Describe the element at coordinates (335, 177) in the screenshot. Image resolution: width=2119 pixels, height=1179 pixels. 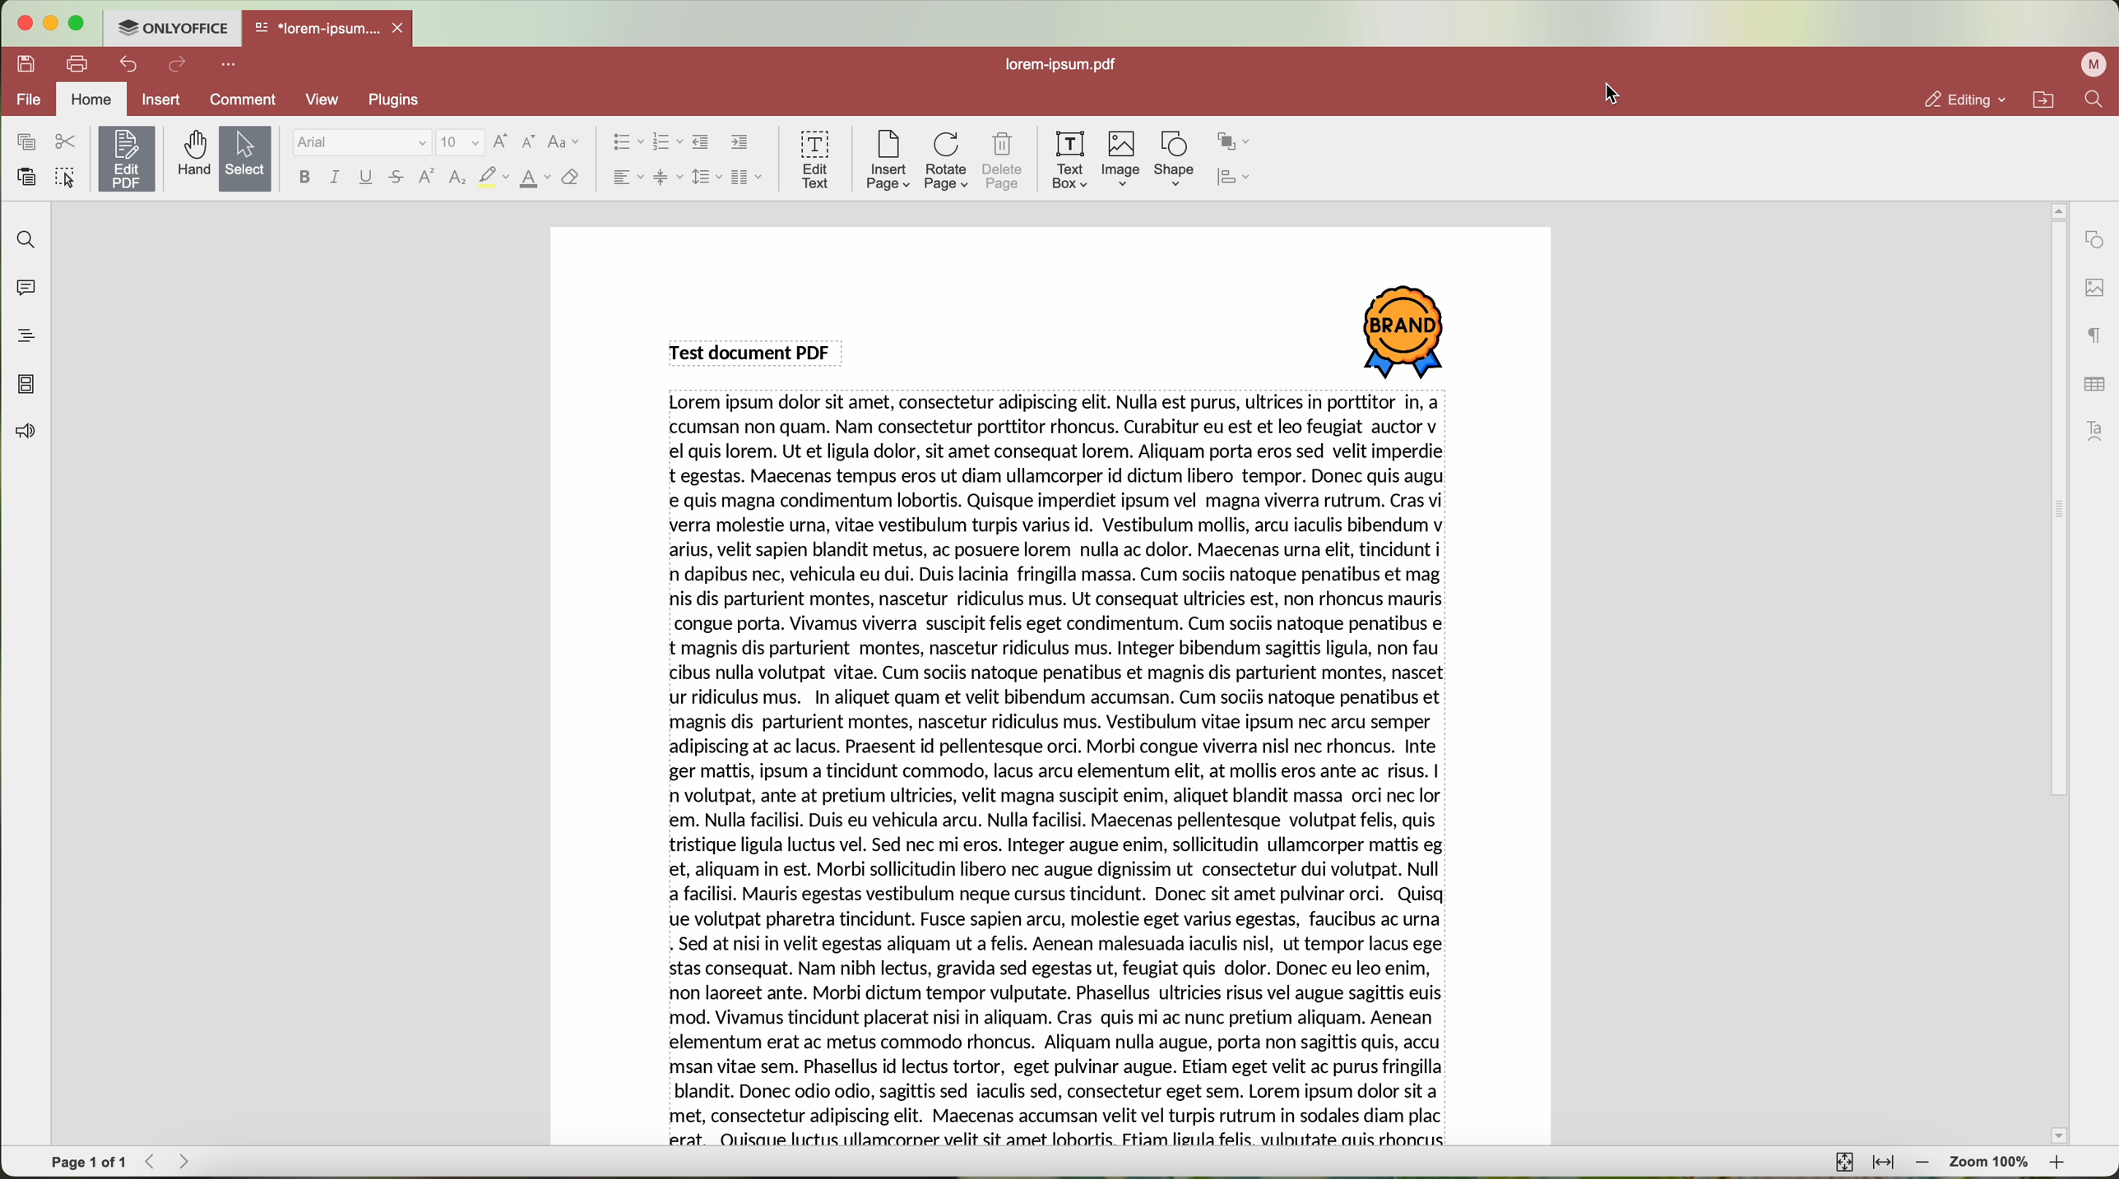
I see `italic` at that location.